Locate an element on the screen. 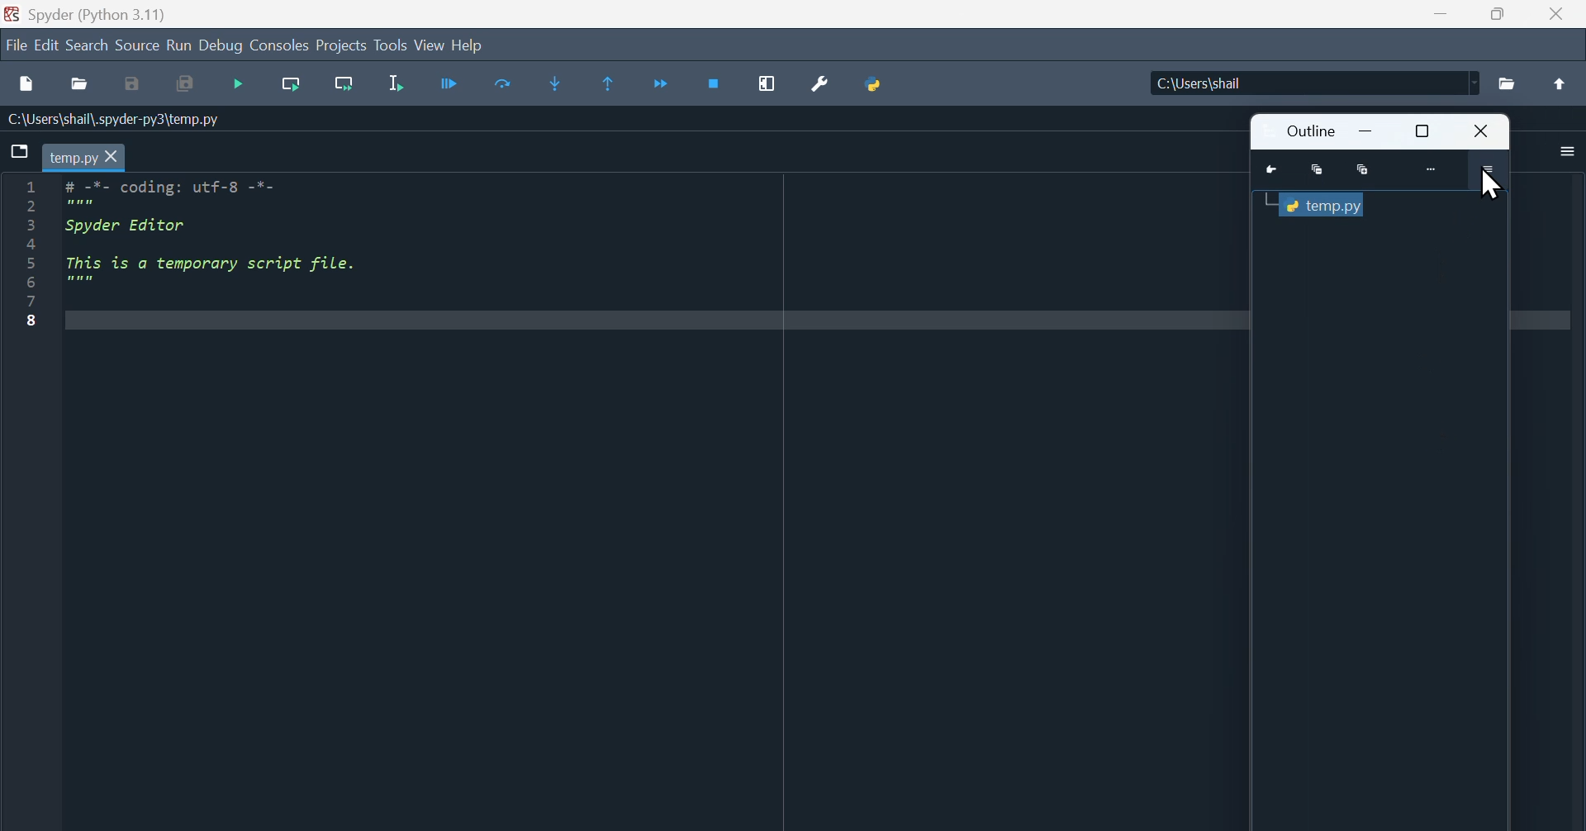 This screenshot has width=1586, height=831. Run cell till next function is located at coordinates (344, 84).